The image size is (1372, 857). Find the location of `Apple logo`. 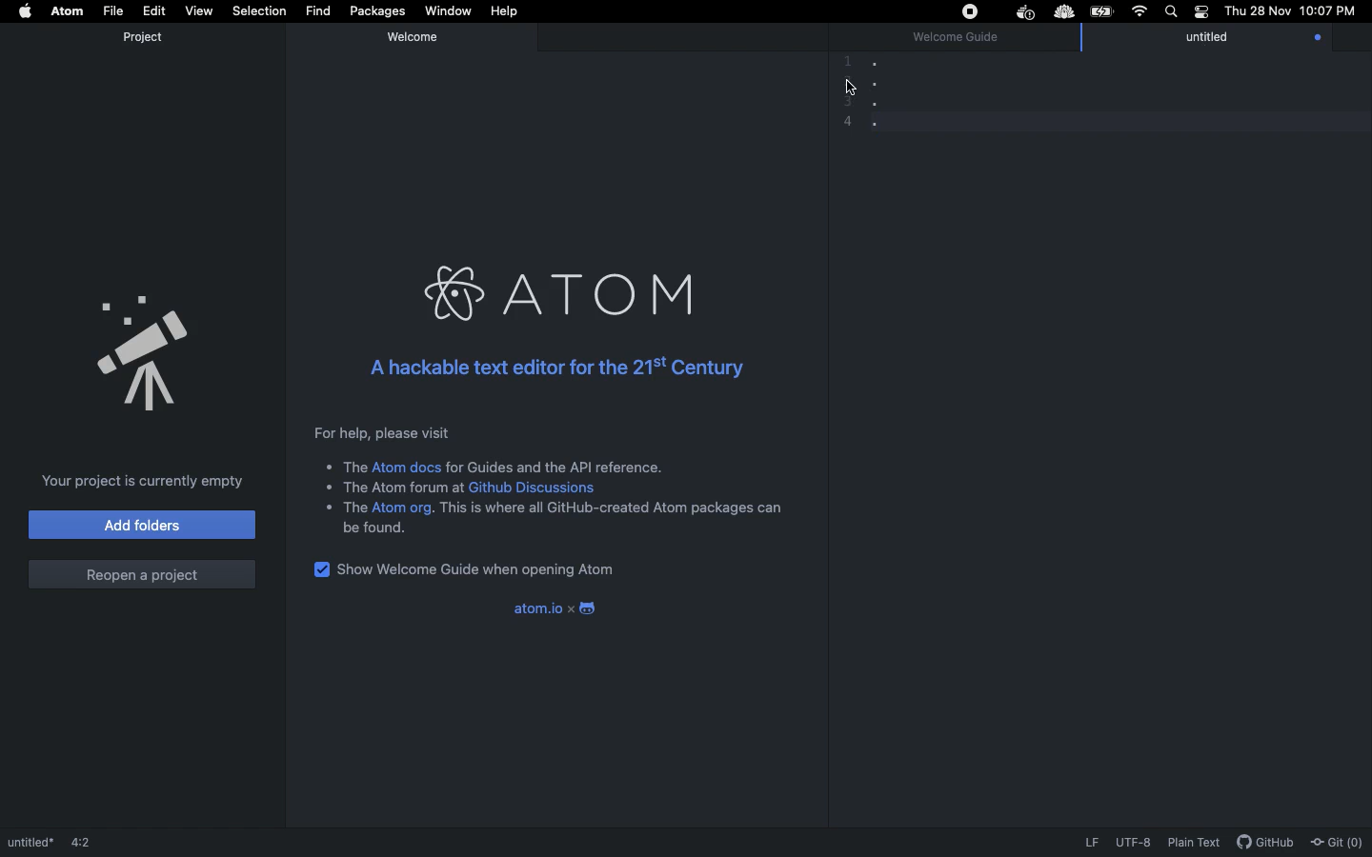

Apple logo is located at coordinates (26, 13).